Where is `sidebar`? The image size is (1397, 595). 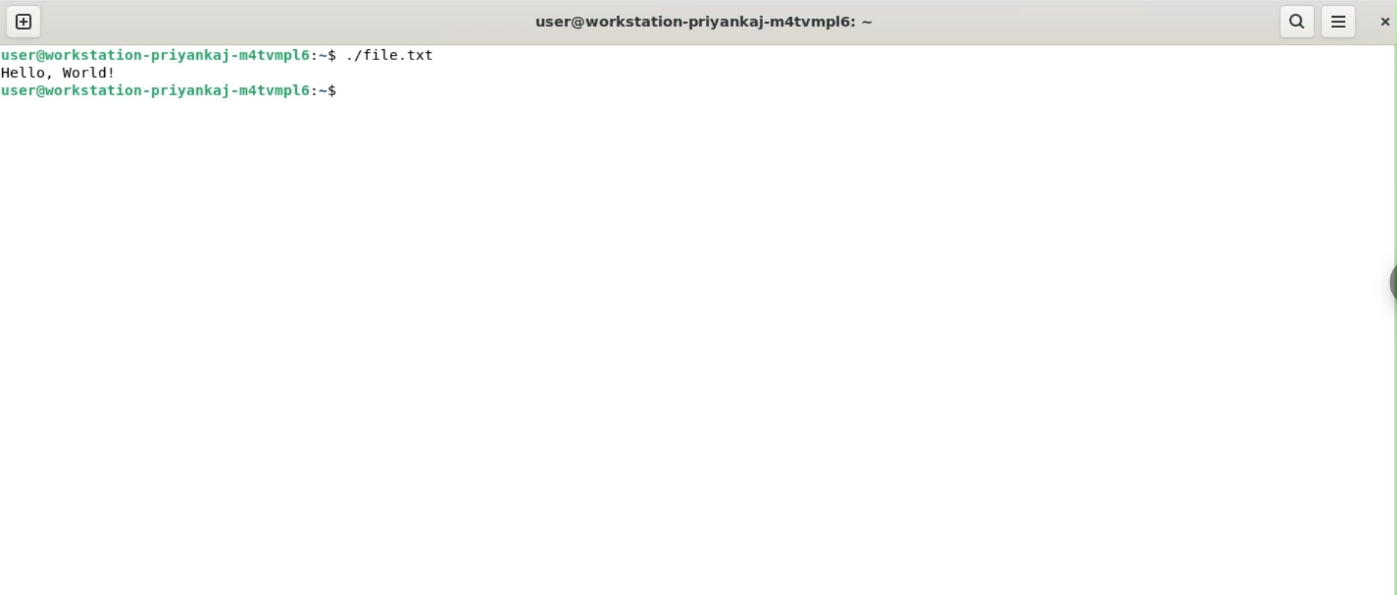
sidebar is located at coordinates (1390, 280).